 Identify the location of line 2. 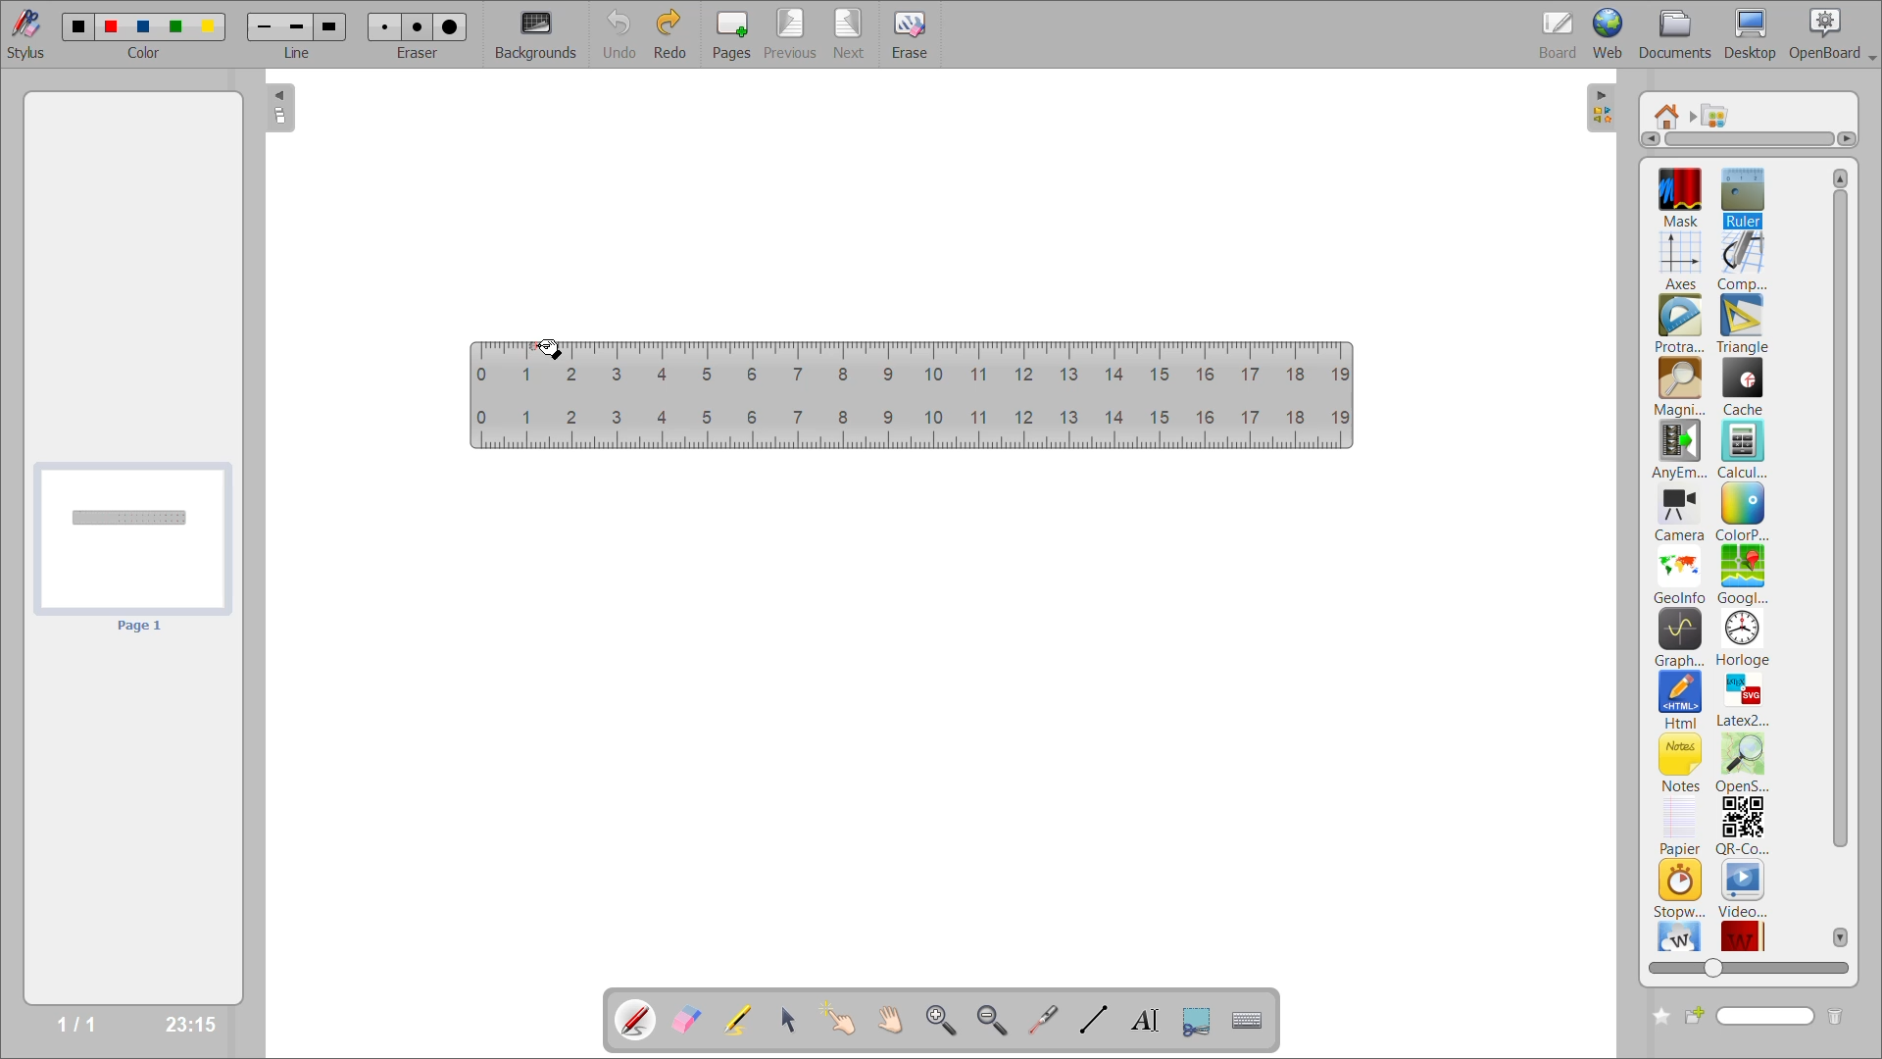
(295, 26).